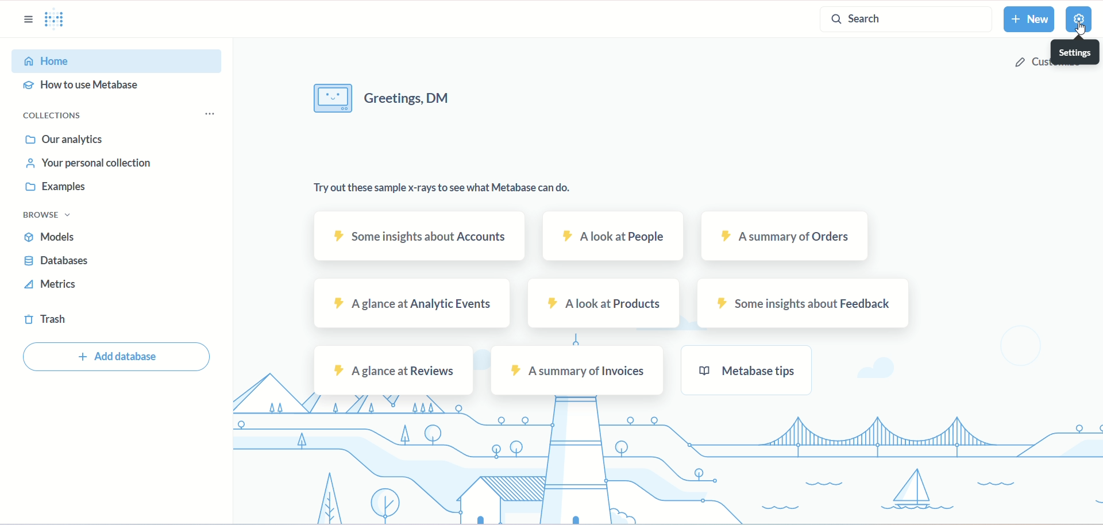  I want to click on our analytics, so click(64, 140).